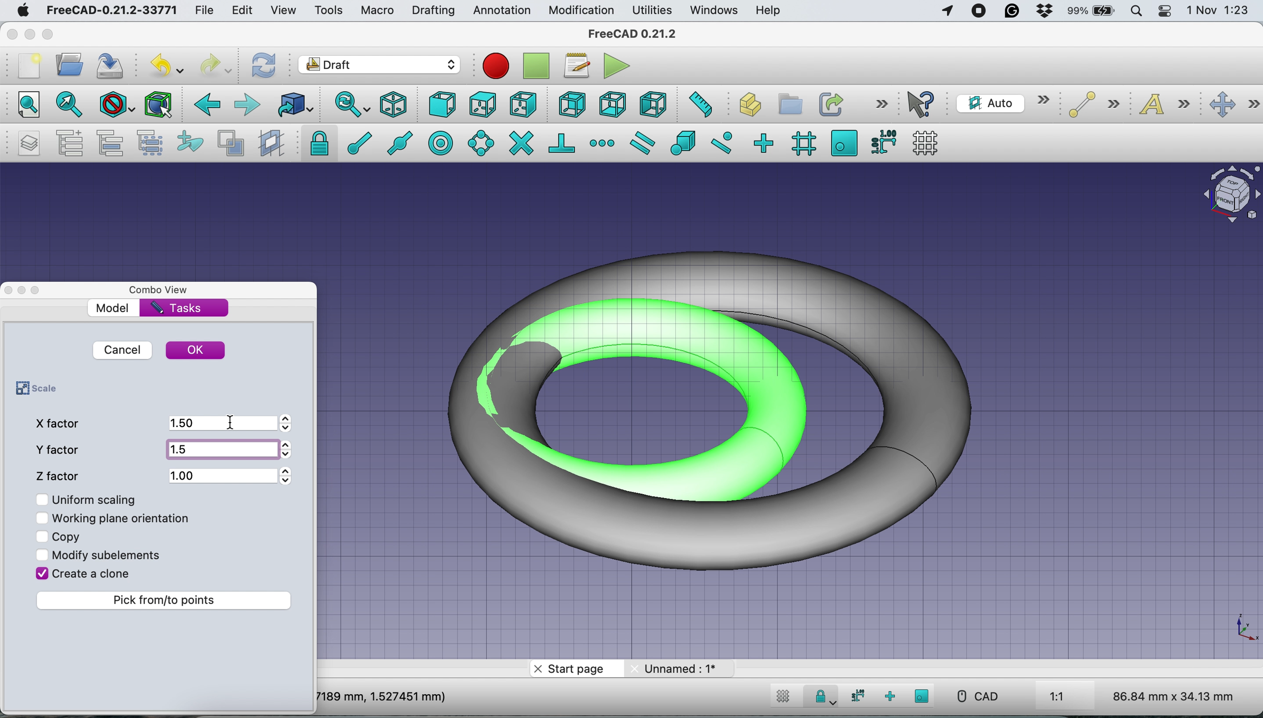 Image resolution: width=1263 pixels, height=718 pixels. Describe the element at coordinates (122, 350) in the screenshot. I see `cancel` at that location.